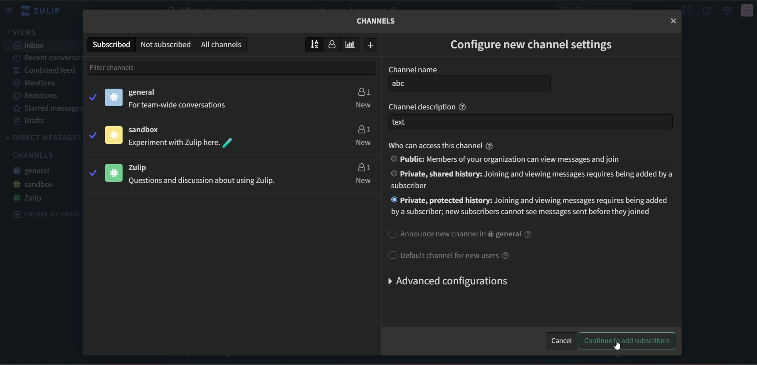 The height and width of the screenshot is (365, 757). What do you see at coordinates (115, 173) in the screenshot?
I see `icon` at bounding box center [115, 173].